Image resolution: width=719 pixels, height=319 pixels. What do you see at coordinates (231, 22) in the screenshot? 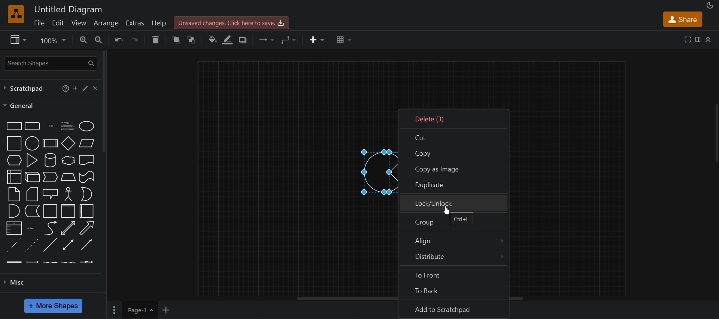
I see `click here to save` at bounding box center [231, 22].